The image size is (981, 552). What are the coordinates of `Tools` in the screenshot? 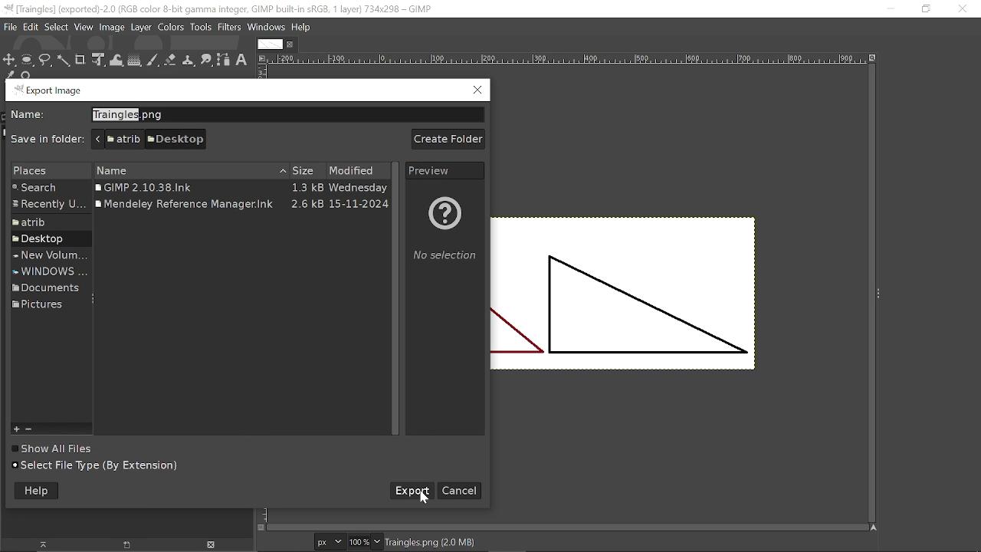 It's located at (202, 28).